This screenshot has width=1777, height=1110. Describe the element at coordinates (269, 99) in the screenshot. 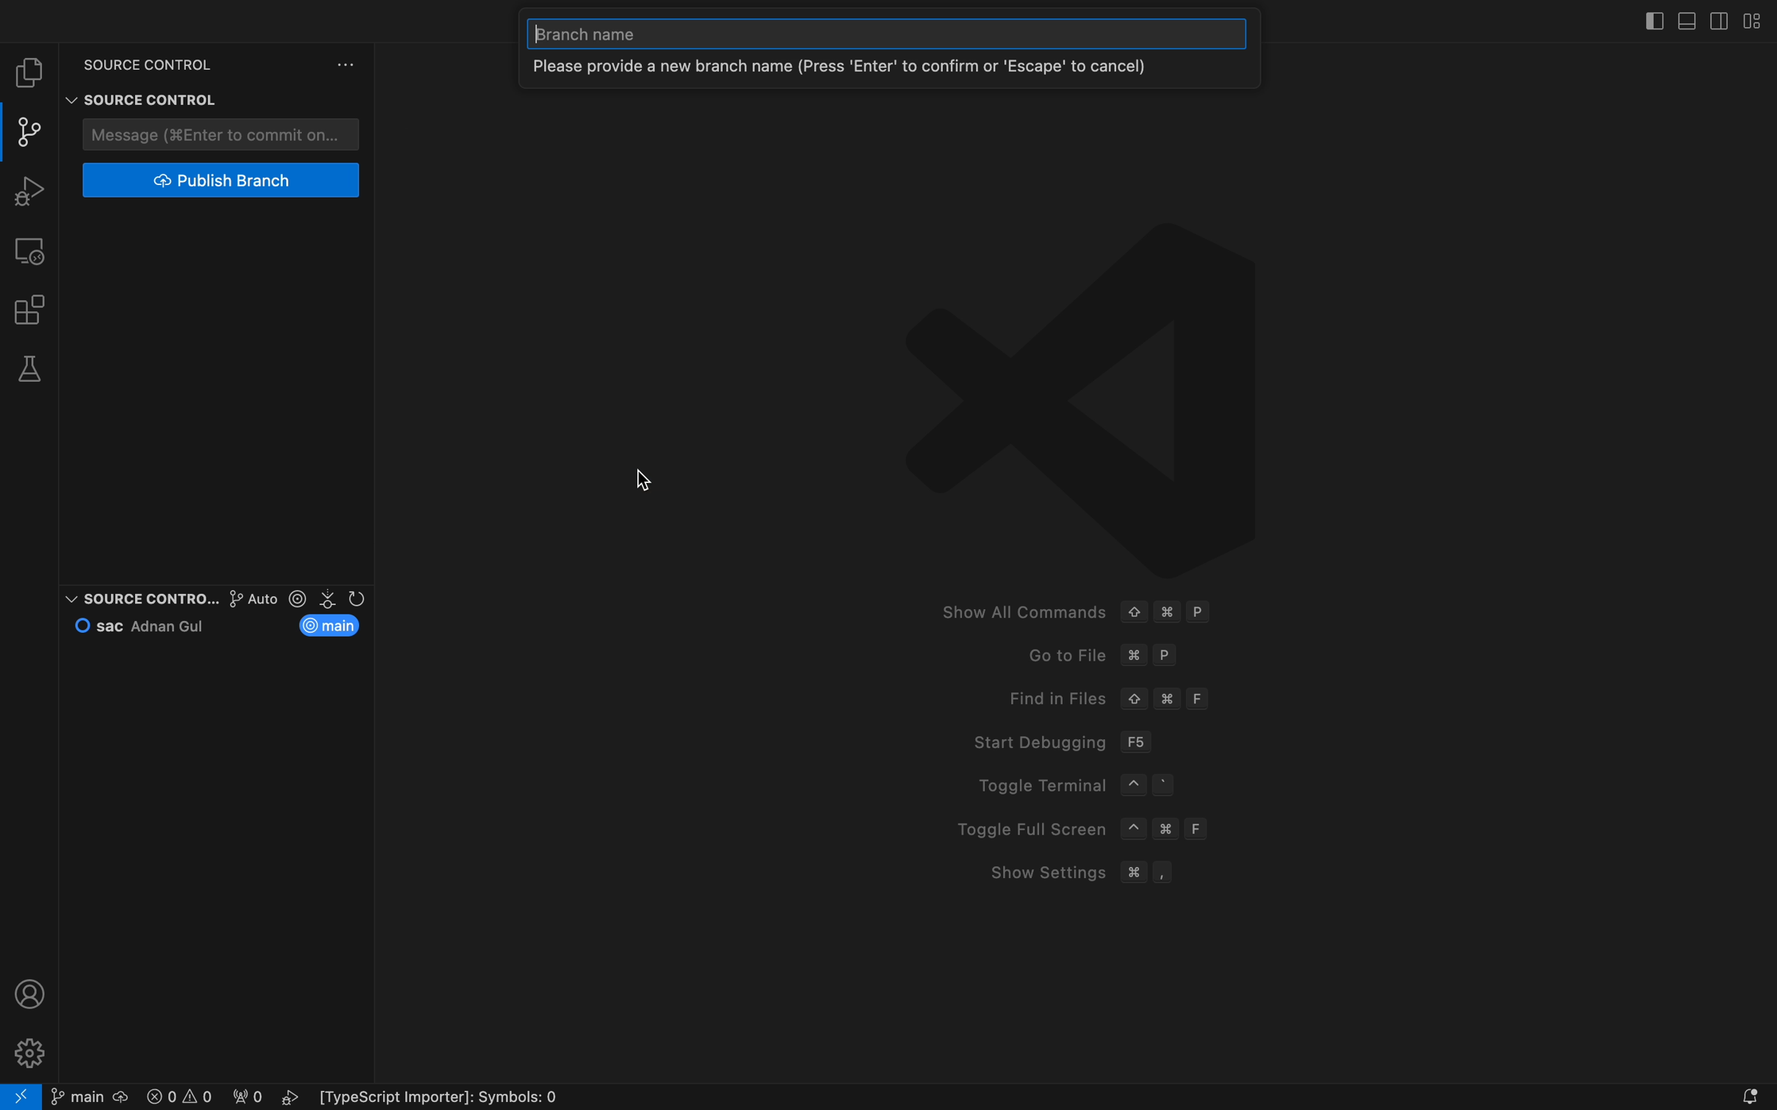

I see `ok` at that location.